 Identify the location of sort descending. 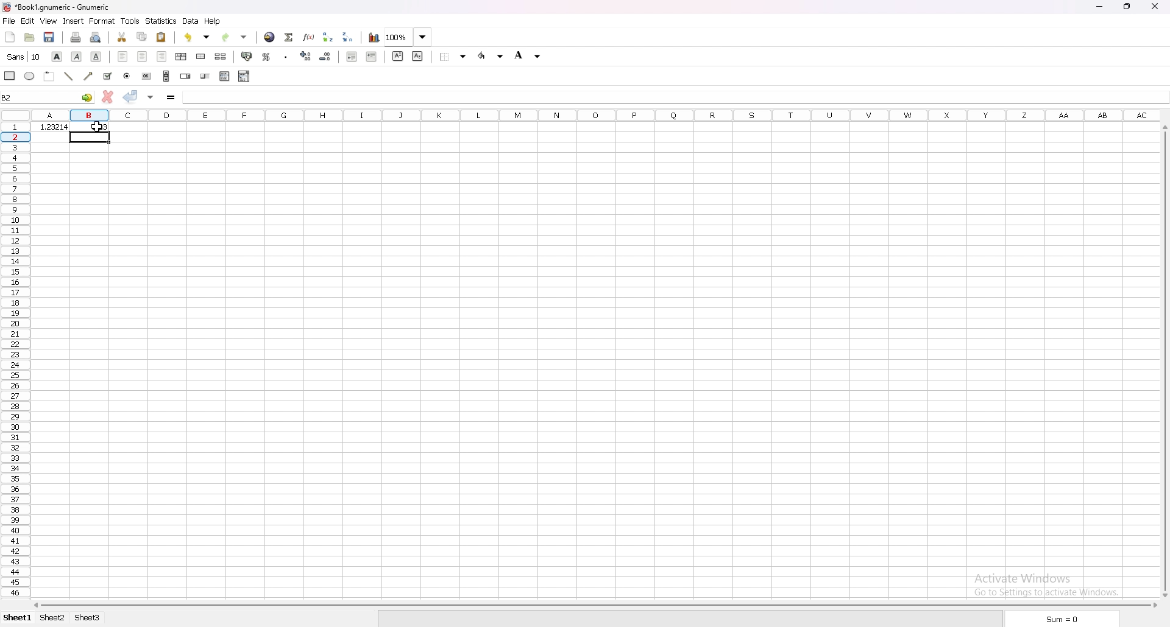
(348, 37).